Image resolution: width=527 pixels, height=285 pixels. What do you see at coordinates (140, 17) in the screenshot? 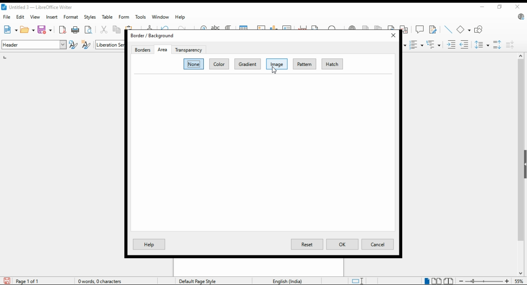
I see `tools` at bounding box center [140, 17].